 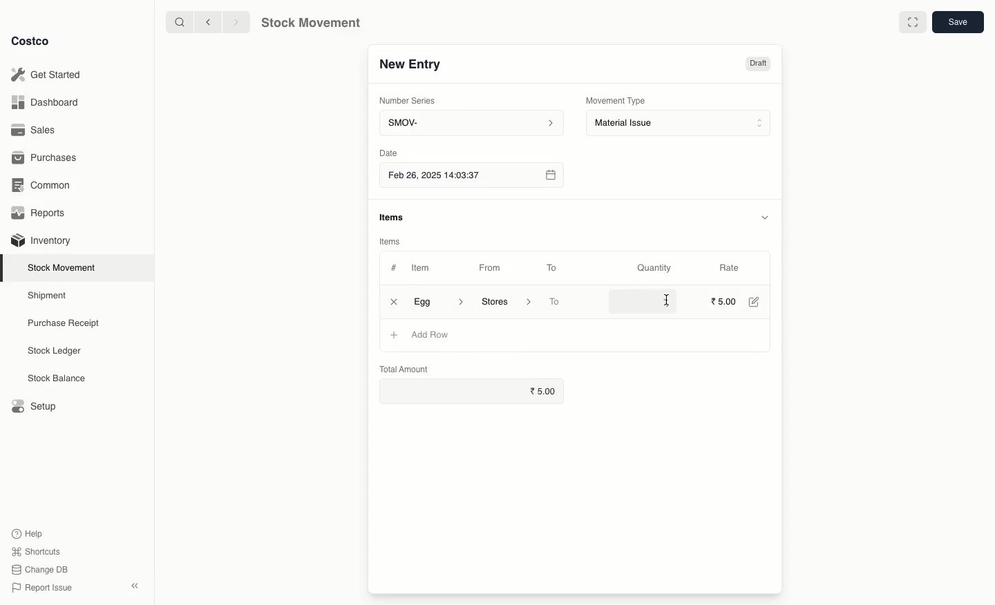 I want to click on Egg, so click(x=439, y=301).